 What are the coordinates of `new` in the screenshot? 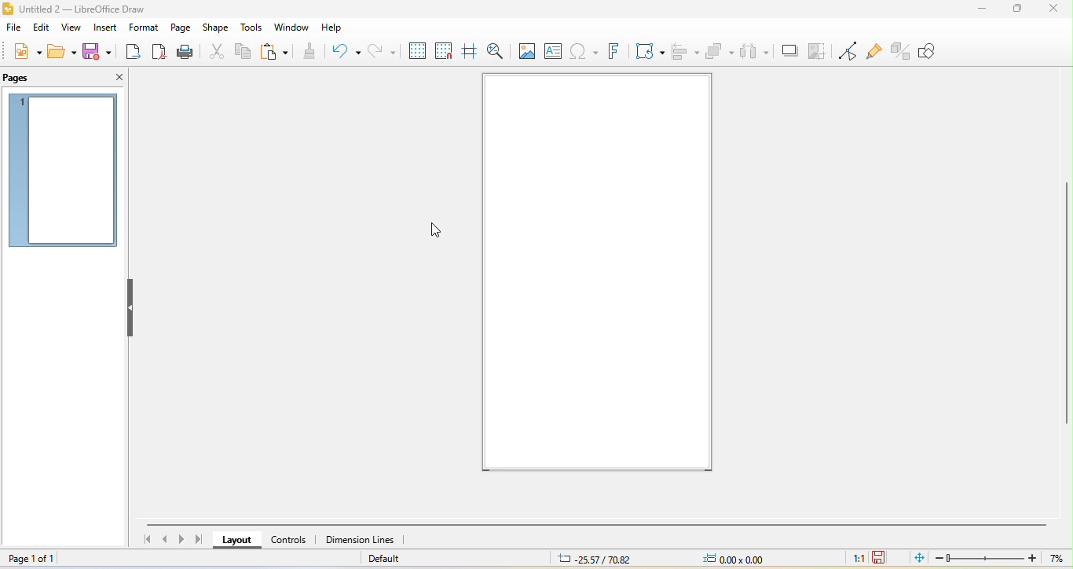 It's located at (25, 52).